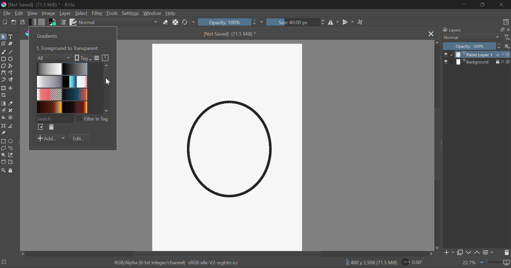  Describe the element at coordinates (507, 46) in the screenshot. I see `more` at that location.